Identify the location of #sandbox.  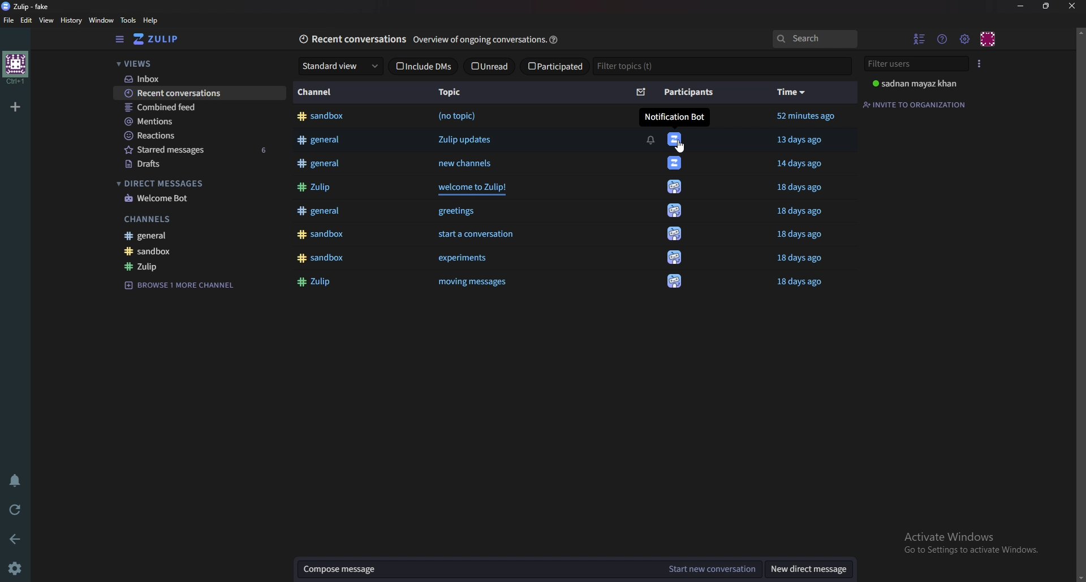
(322, 117).